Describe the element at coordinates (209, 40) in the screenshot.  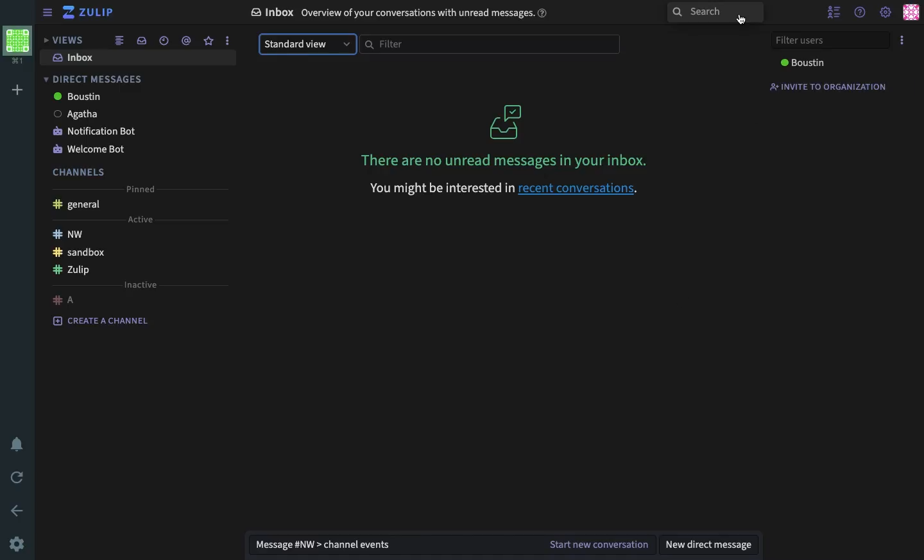
I see `star` at that location.